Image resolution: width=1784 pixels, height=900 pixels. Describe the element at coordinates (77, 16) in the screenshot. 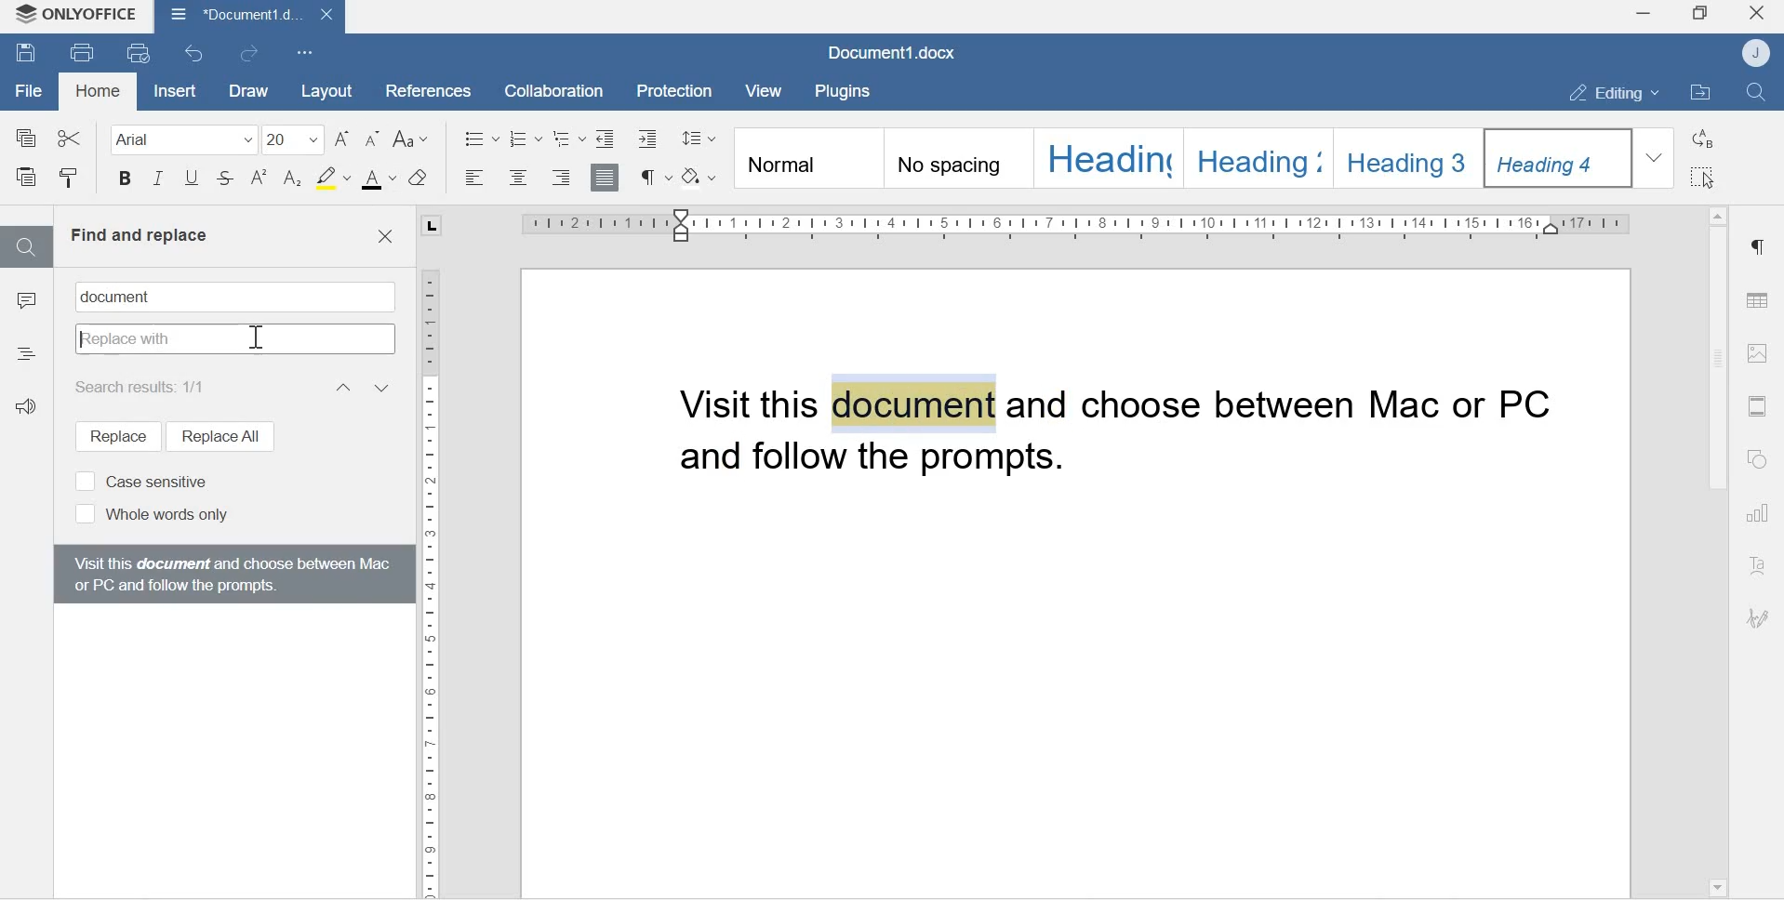

I see `Onlyoffice` at that location.